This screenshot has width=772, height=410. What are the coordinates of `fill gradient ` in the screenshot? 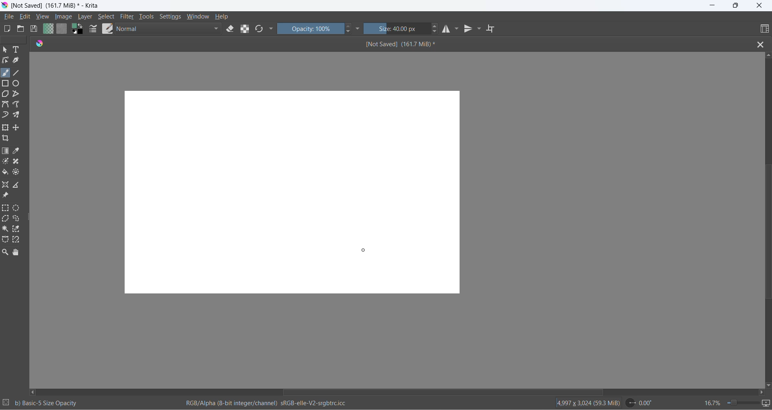 It's located at (47, 30).